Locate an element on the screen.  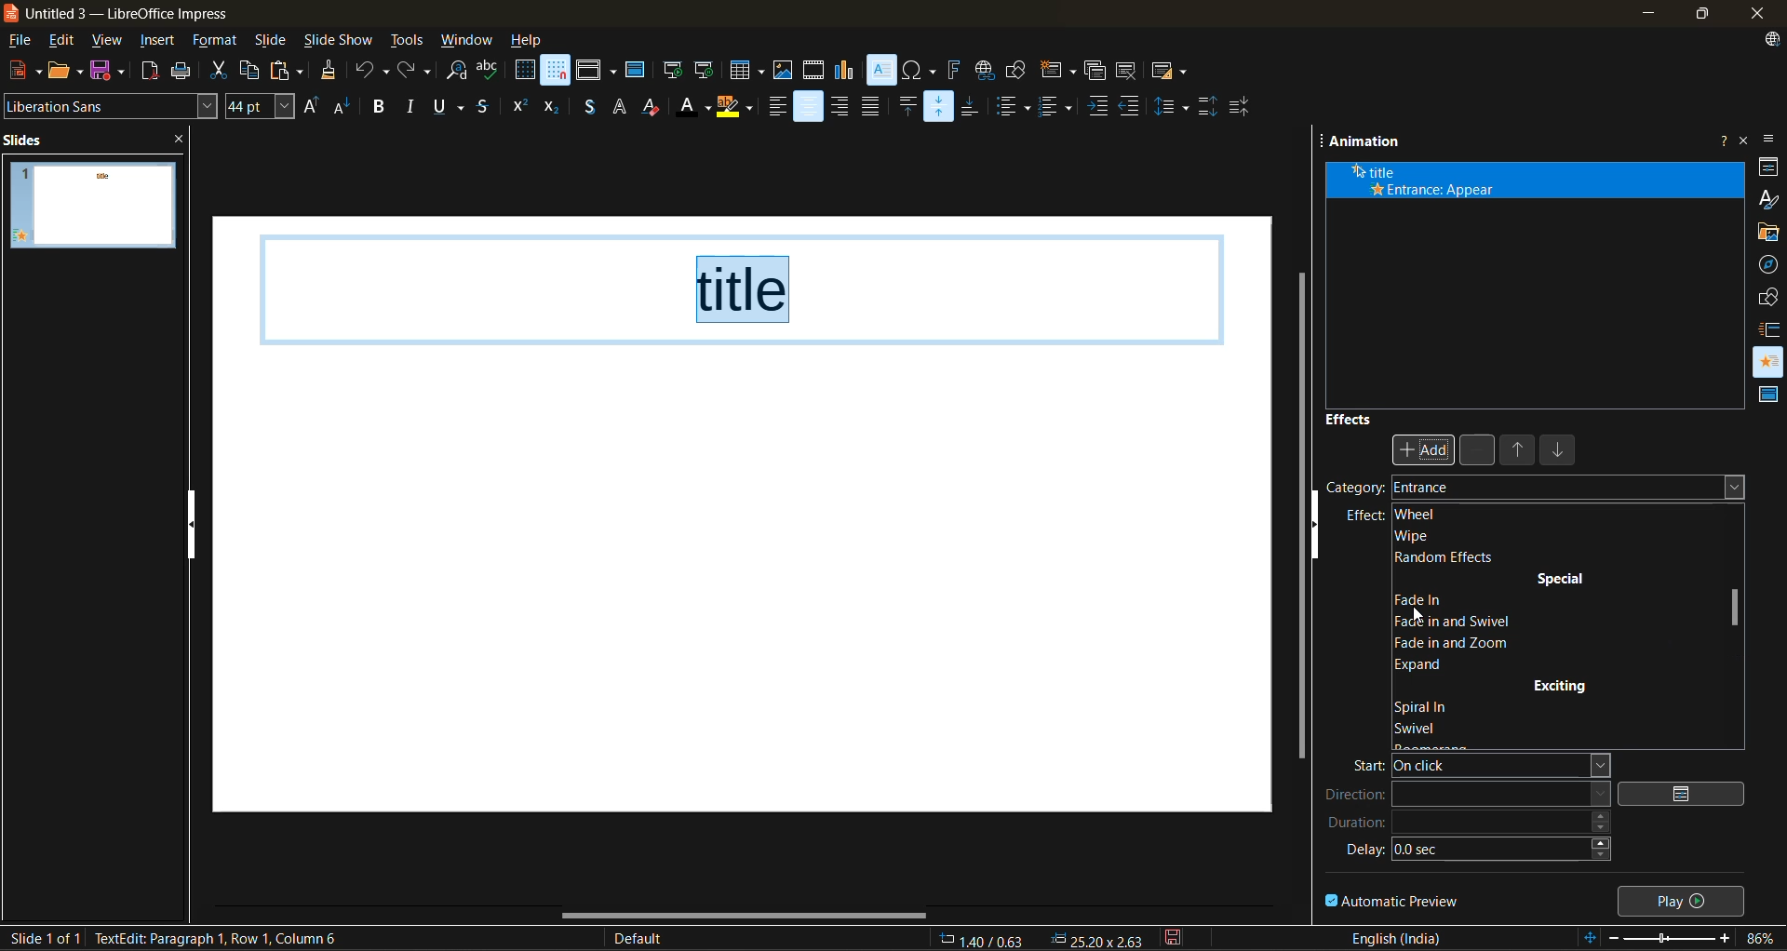
properties is located at coordinates (1769, 166).